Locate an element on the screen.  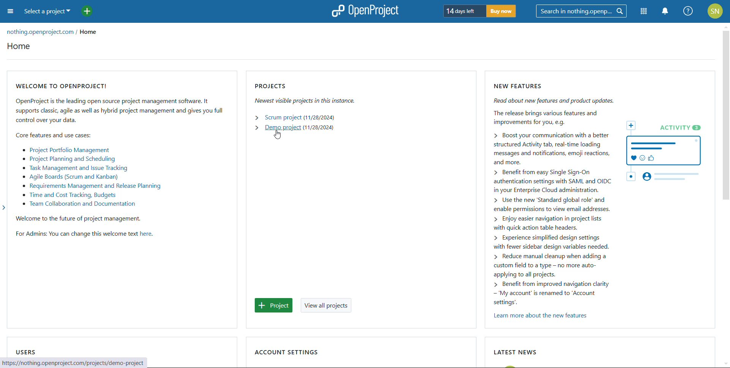
start date of scrum project is located at coordinates (319, 118).